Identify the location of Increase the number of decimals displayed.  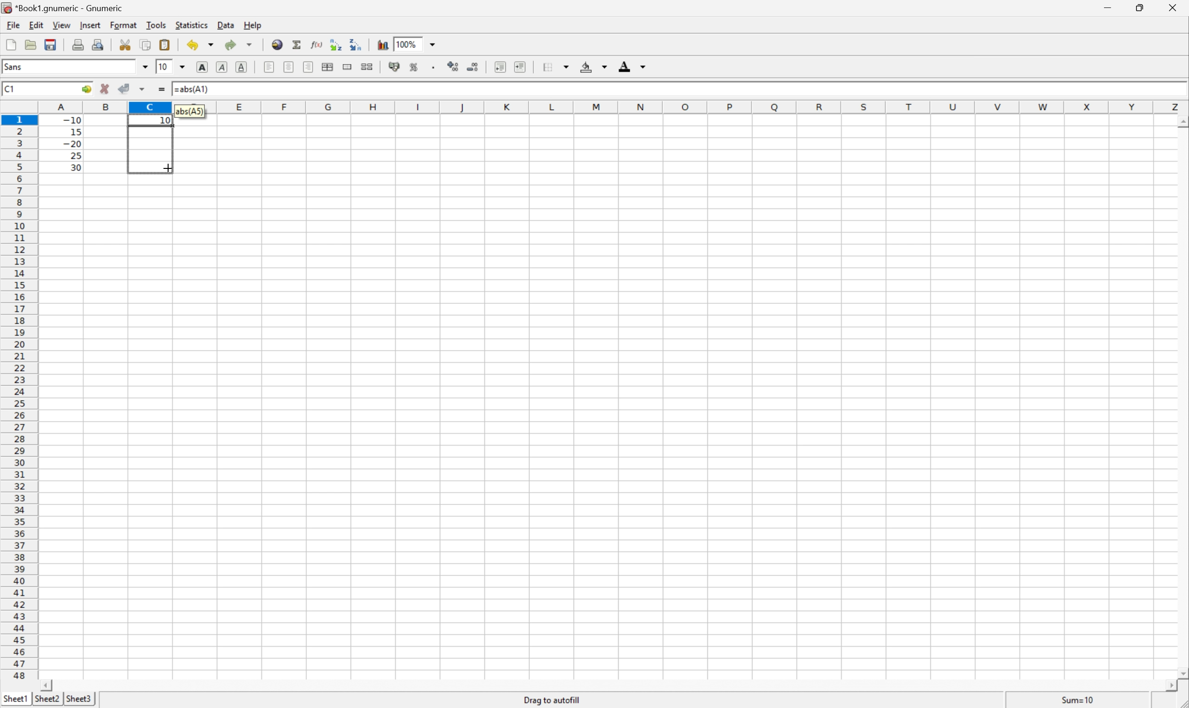
(456, 67).